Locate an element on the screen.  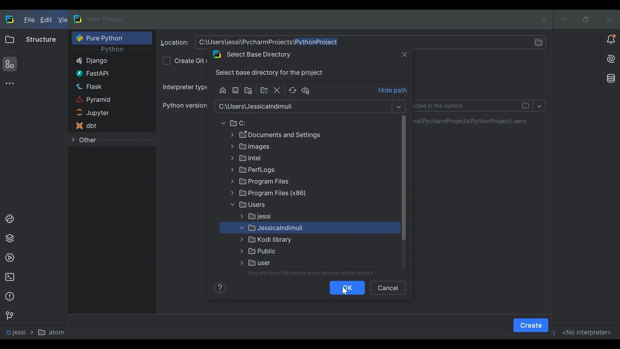
Refresh is located at coordinates (292, 90).